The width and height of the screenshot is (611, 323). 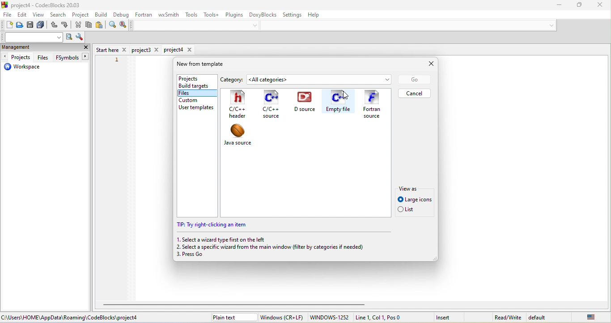 I want to click on all catagories, so click(x=321, y=80).